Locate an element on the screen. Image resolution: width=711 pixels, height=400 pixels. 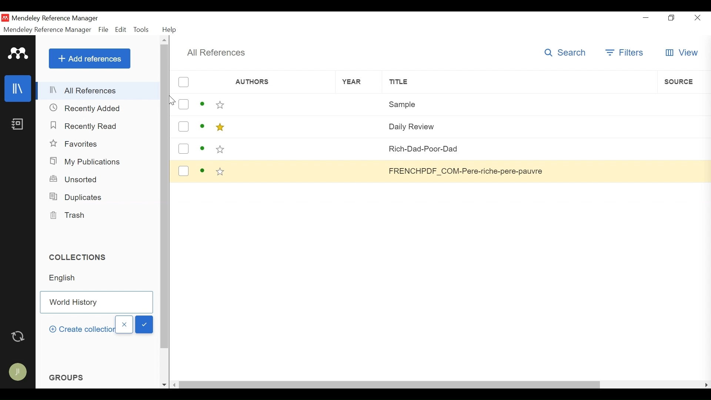
Collections is located at coordinates (81, 257).